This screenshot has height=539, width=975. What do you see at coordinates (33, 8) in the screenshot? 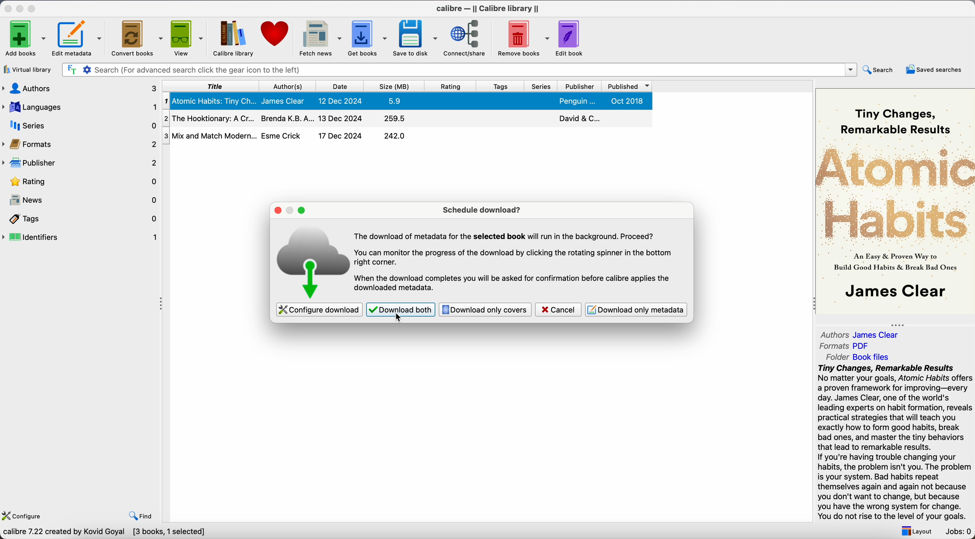
I see `maximize app` at bounding box center [33, 8].